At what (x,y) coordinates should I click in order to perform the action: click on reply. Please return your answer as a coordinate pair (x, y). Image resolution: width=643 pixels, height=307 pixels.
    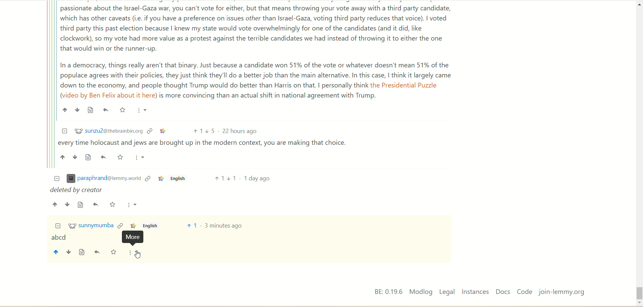
    Looking at the image, I should click on (98, 252).